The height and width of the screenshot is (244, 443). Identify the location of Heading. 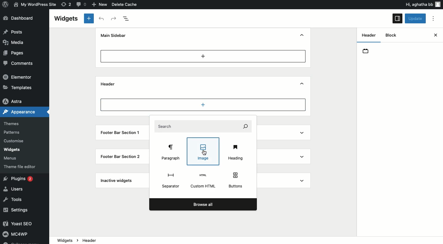
(236, 152).